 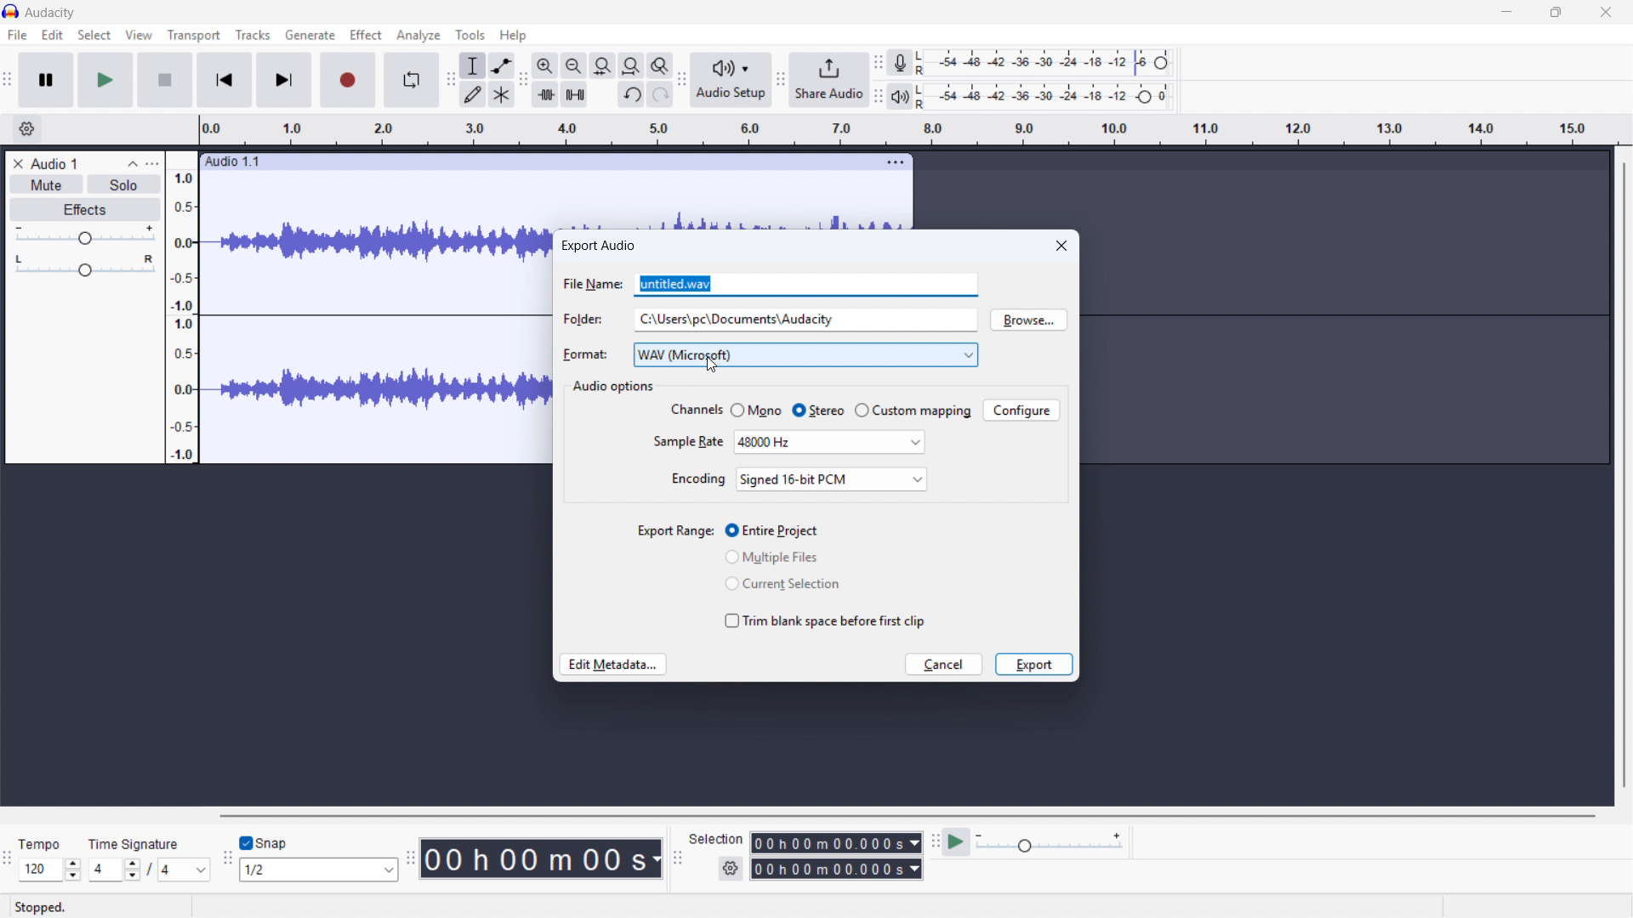 What do you see at coordinates (806, 355) in the screenshot?
I see `Export format ` at bounding box center [806, 355].